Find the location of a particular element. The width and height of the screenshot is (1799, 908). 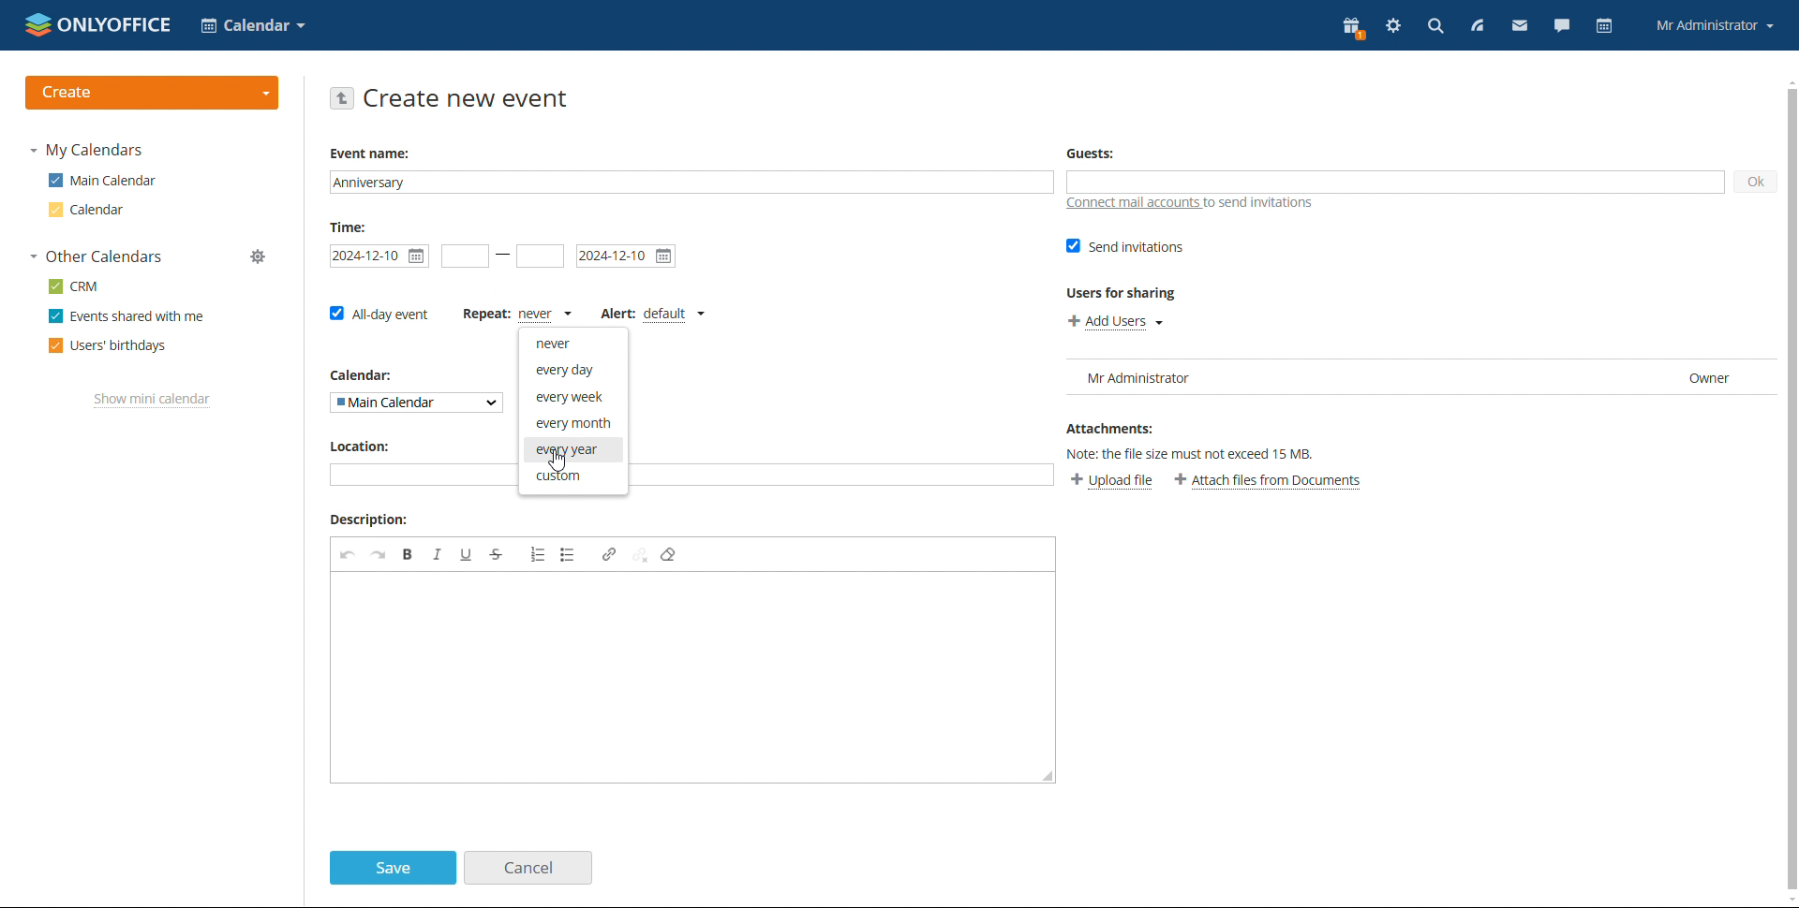

account is located at coordinates (1715, 24).